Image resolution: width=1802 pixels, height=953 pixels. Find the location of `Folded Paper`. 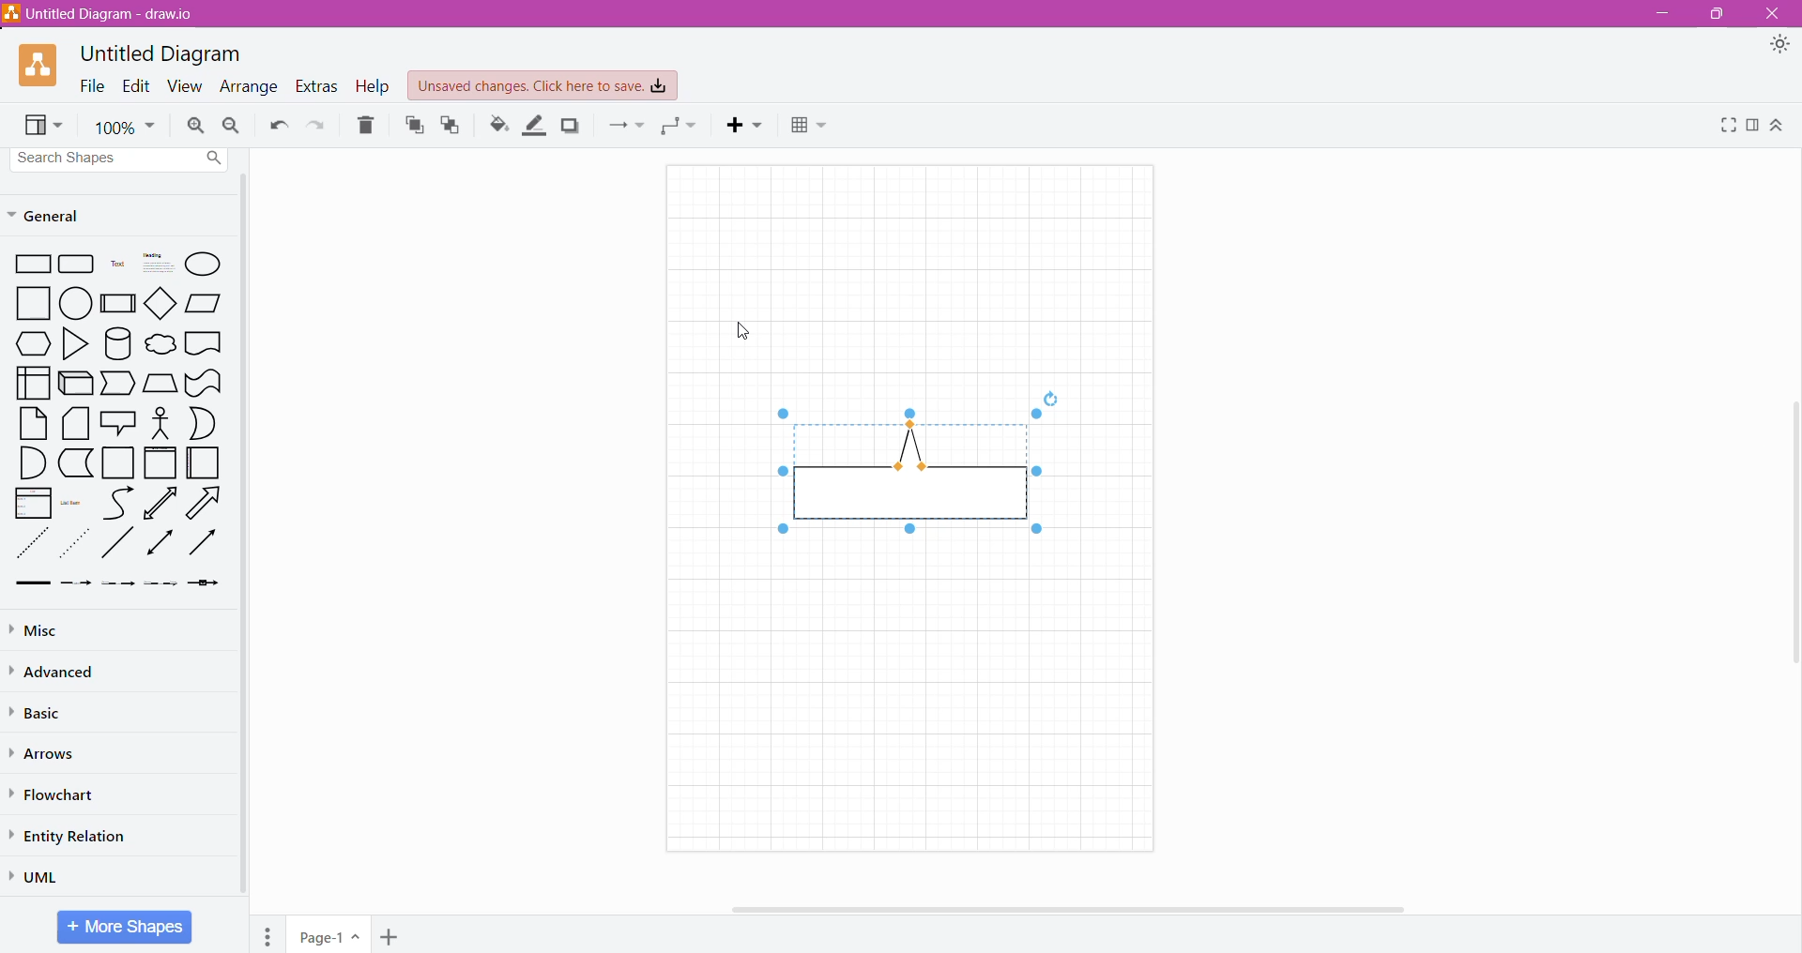

Folded Paper is located at coordinates (206, 462).